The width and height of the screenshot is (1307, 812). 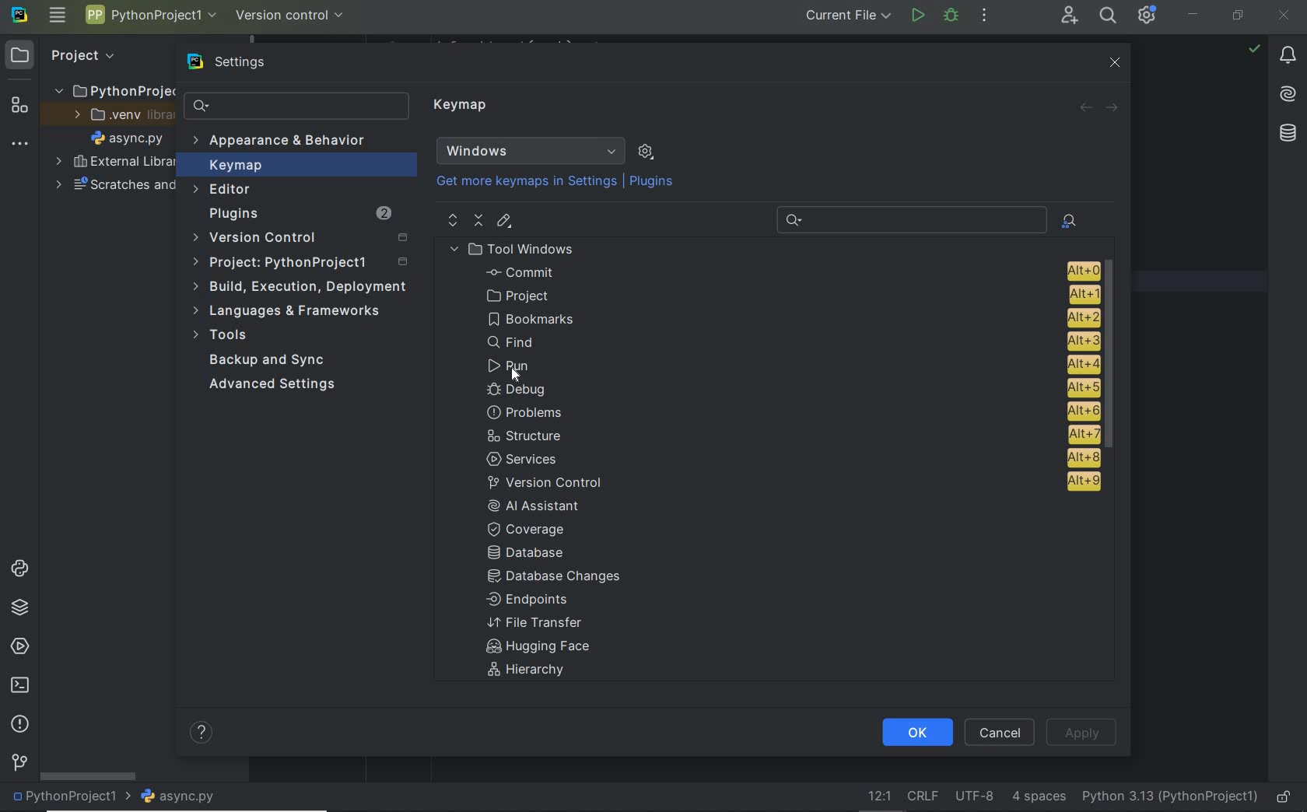 What do you see at coordinates (790, 365) in the screenshot?
I see `Run` at bounding box center [790, 365].